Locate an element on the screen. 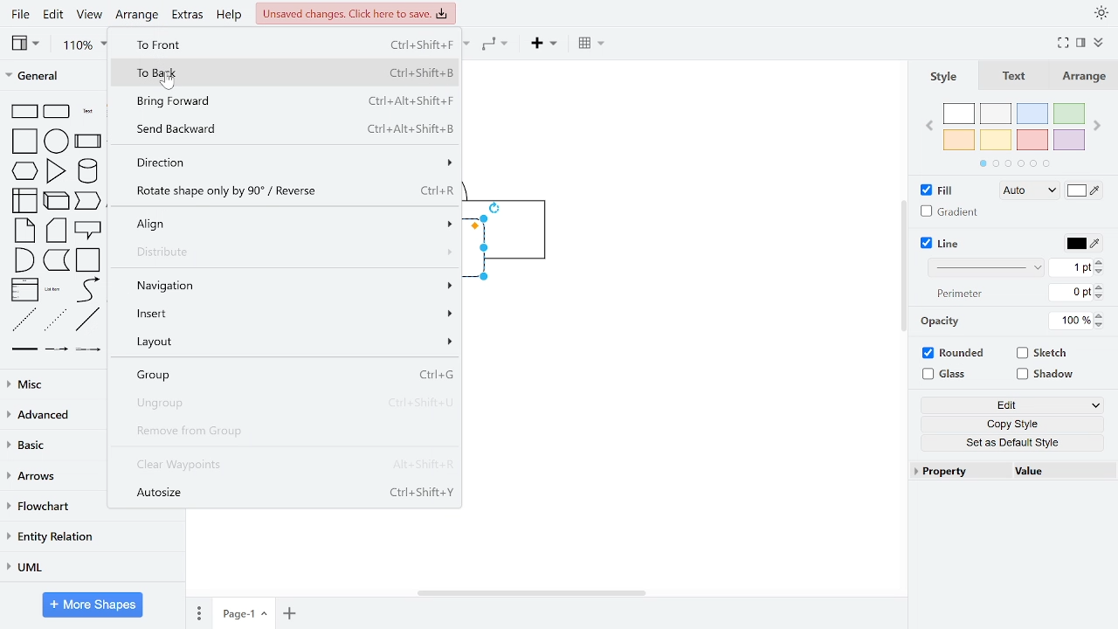 This screenshot has height=629, width=1118. gradient is located at coordinates (949, 211).